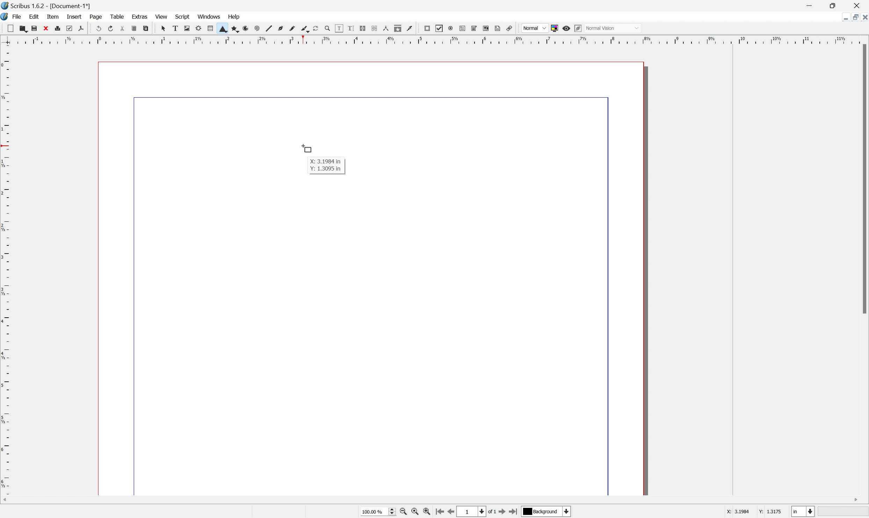  I want to click on Scroll Bar, so click(863, 179).